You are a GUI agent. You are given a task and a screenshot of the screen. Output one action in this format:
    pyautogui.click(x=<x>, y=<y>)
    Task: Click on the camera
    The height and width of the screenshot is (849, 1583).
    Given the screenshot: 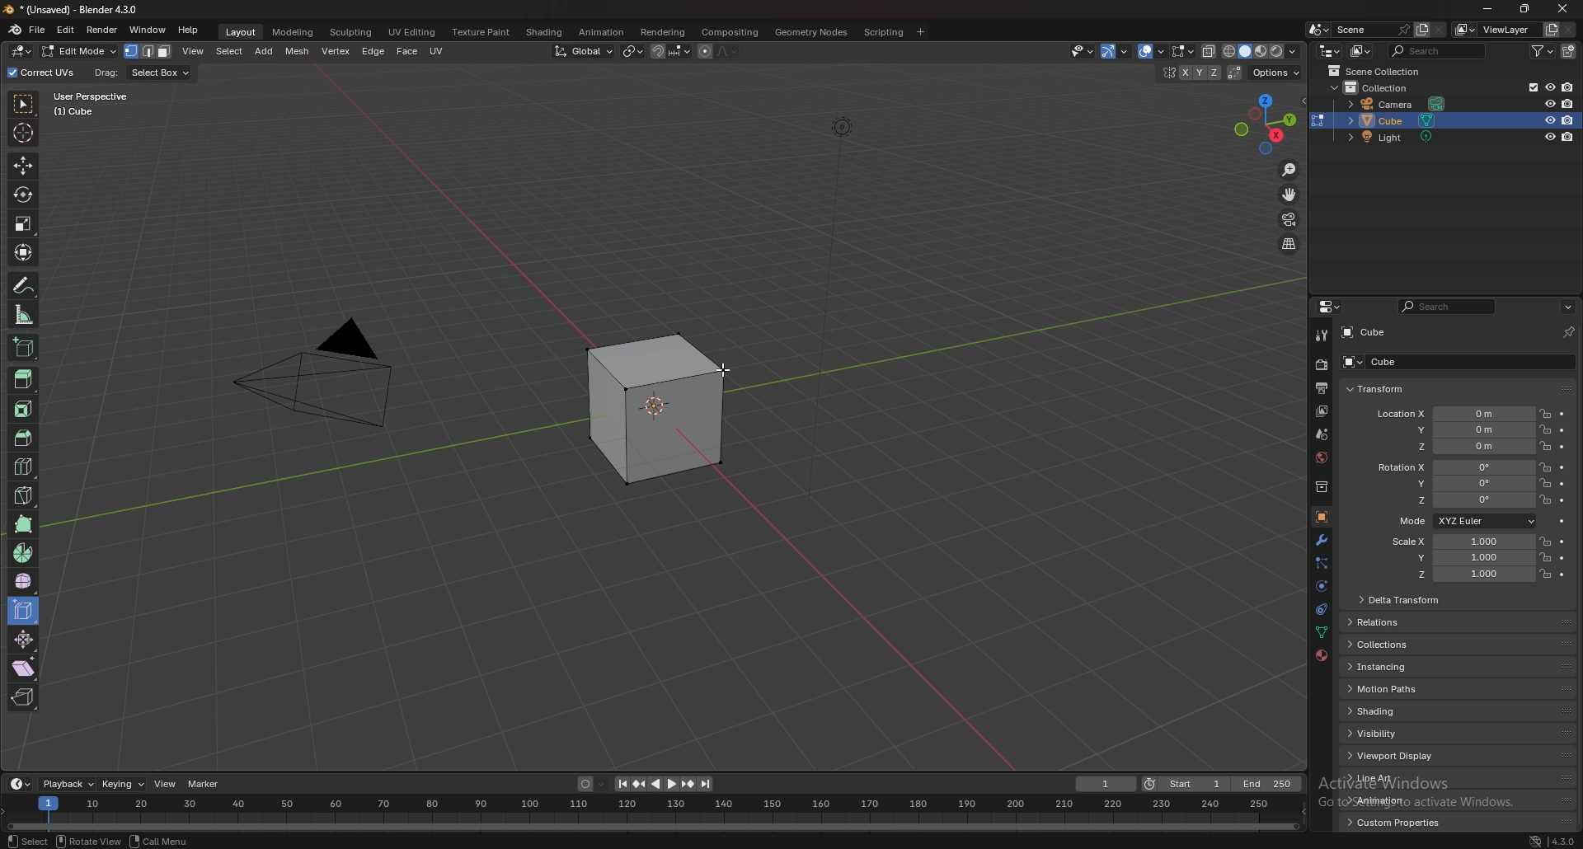 What is the action you would take?
    pyautogui.click(x=1401, y=103)
    